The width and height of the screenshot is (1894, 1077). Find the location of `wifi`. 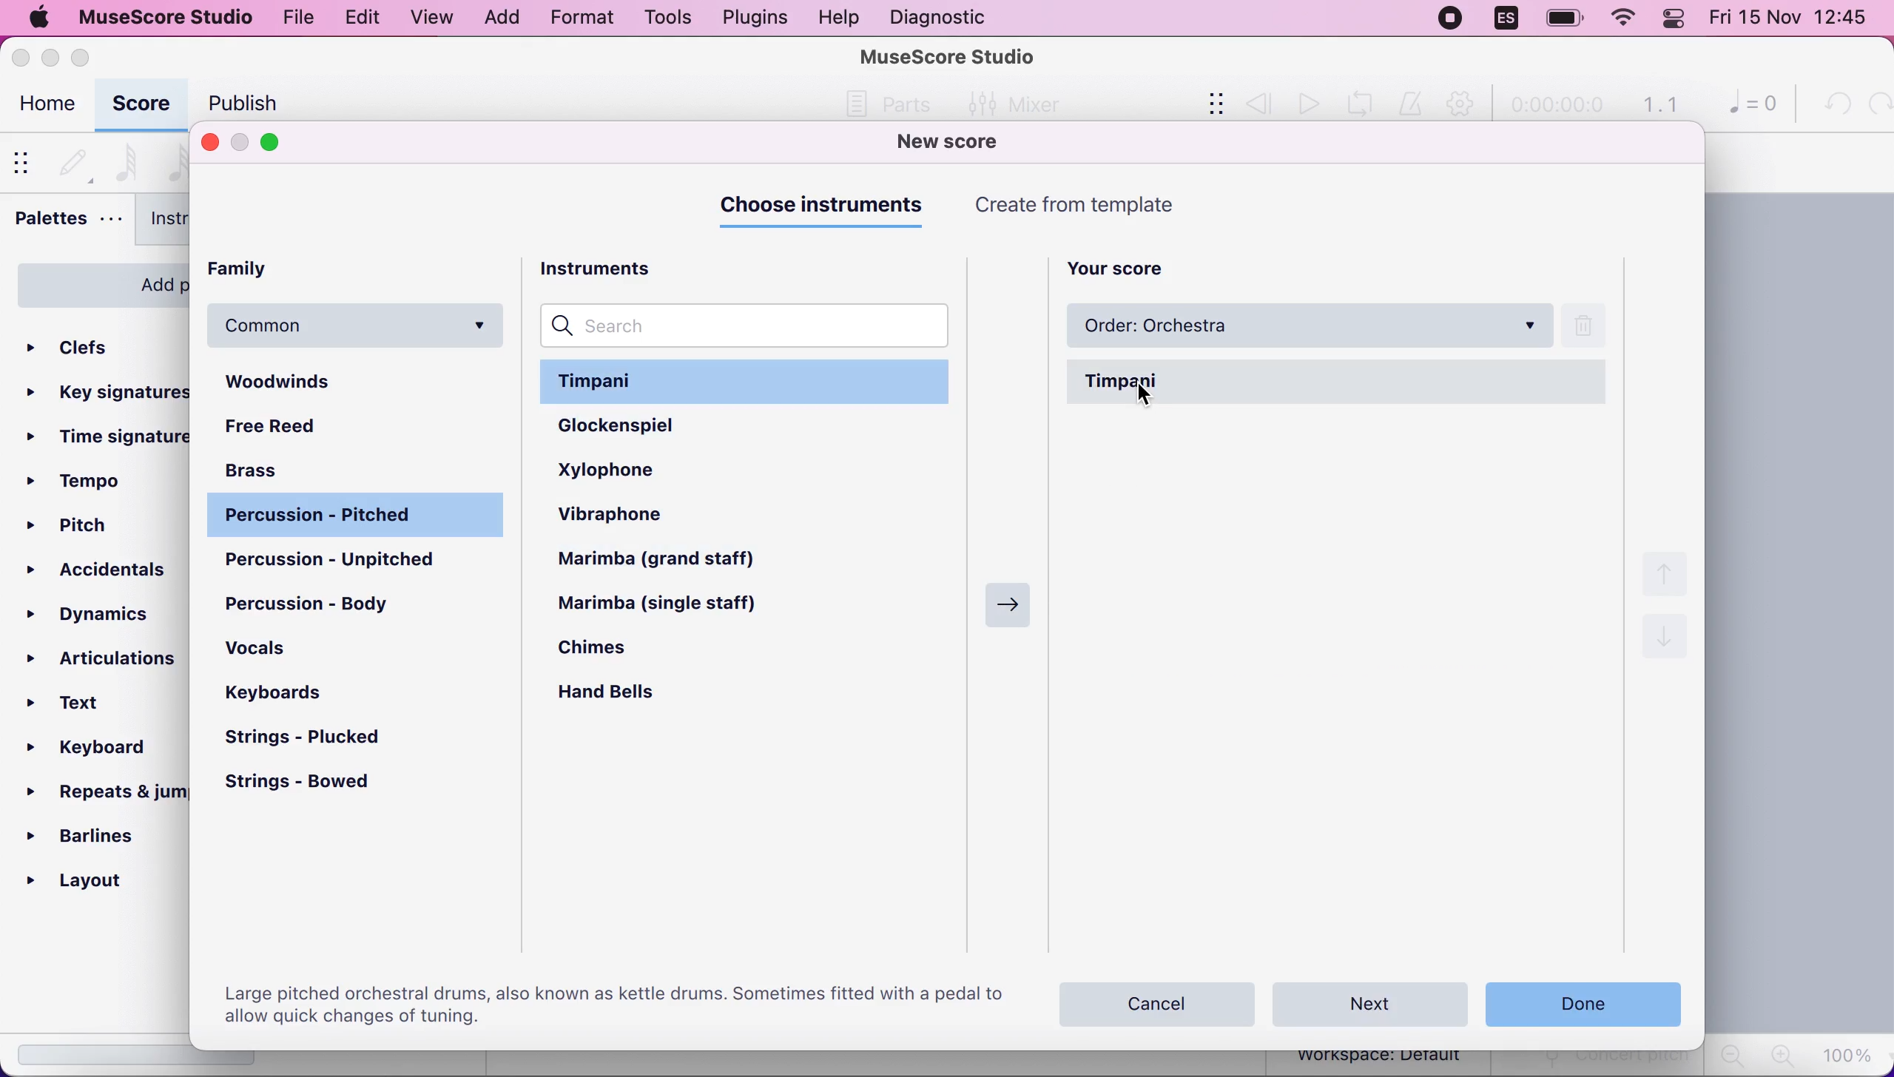

wifi is located at coordinates (1622, 21).